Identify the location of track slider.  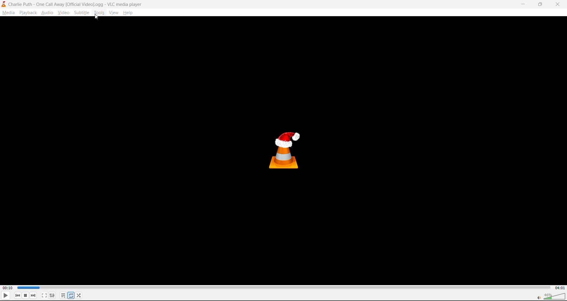
(284, 287).